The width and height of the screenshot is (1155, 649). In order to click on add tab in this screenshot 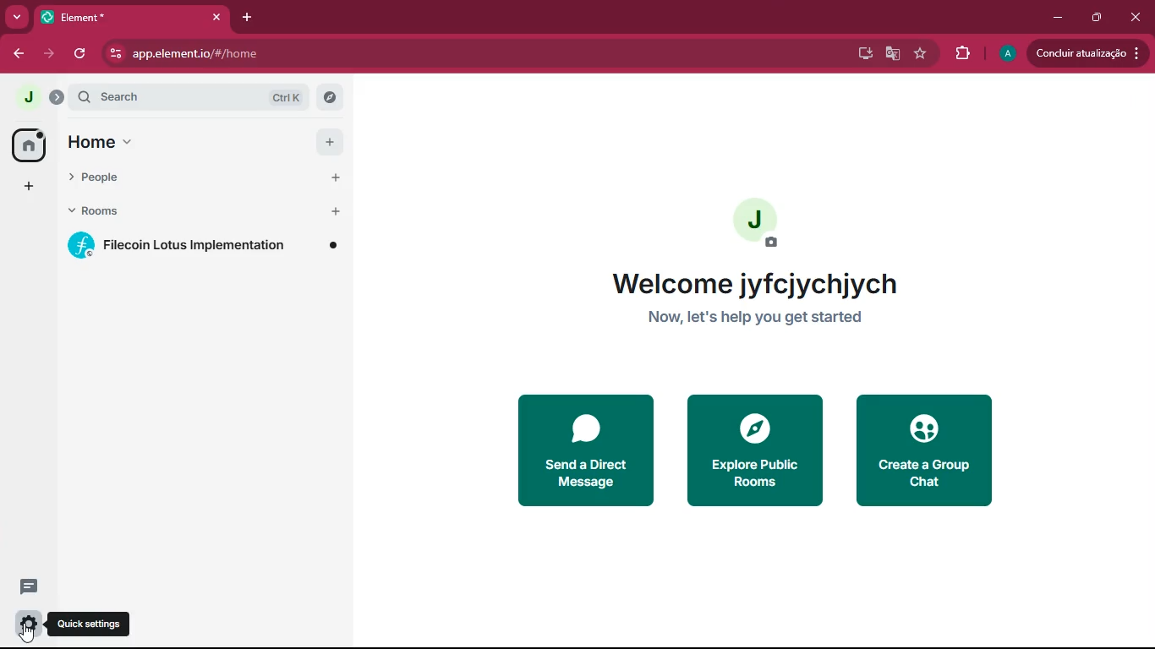, I will do `click(244, 18)`.